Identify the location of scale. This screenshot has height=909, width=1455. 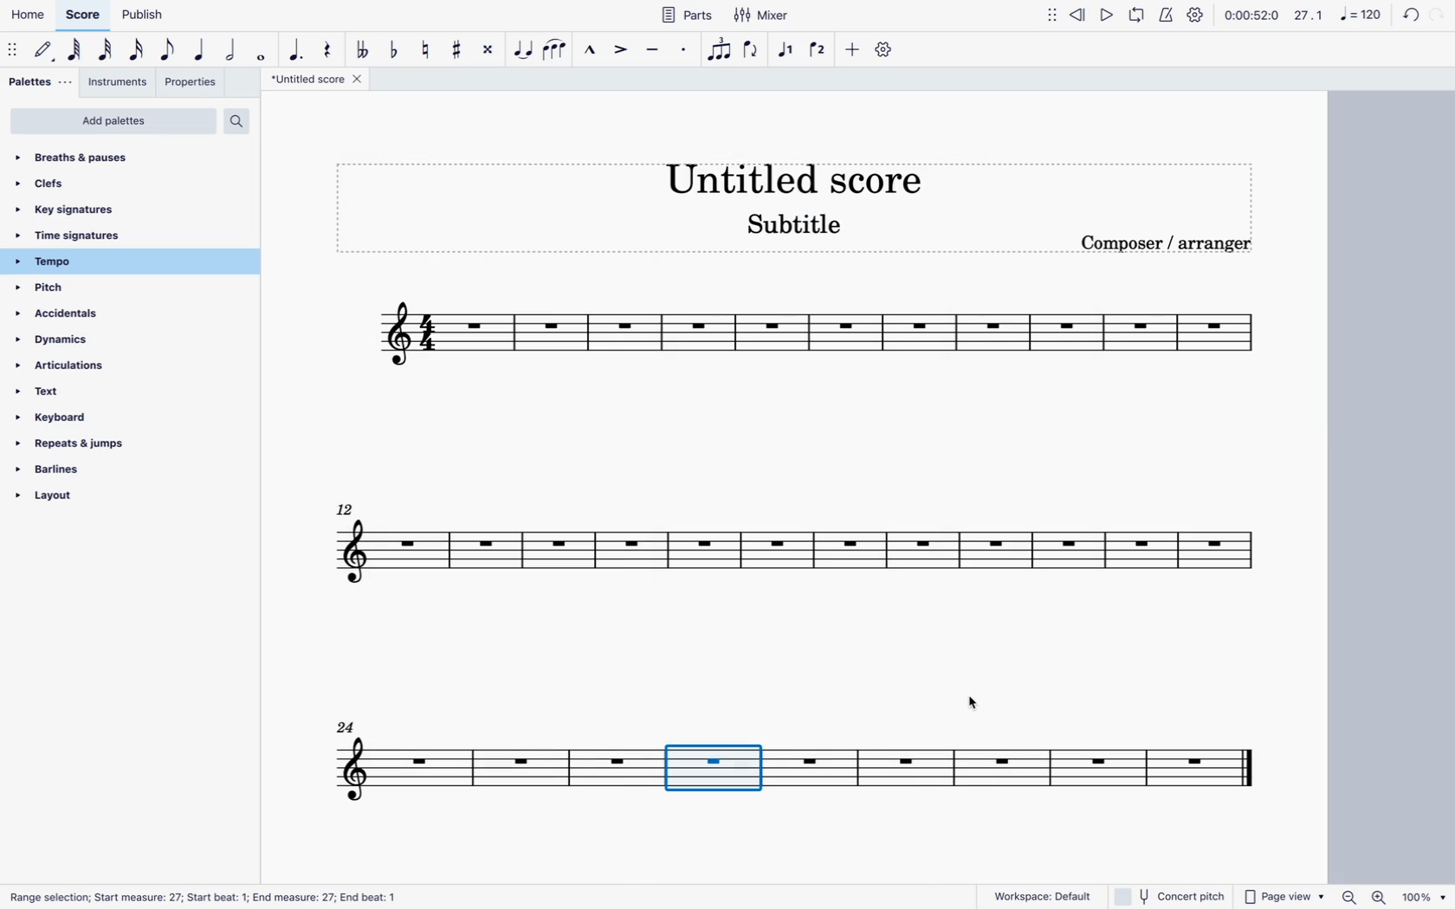
(1337, 16).